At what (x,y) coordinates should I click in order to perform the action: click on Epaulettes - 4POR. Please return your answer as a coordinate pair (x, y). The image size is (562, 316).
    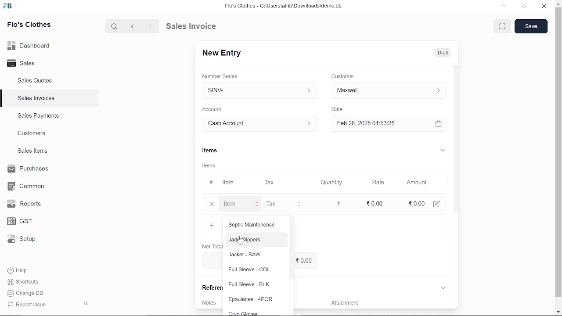
    Looking at the image, I should click on (257, 301).